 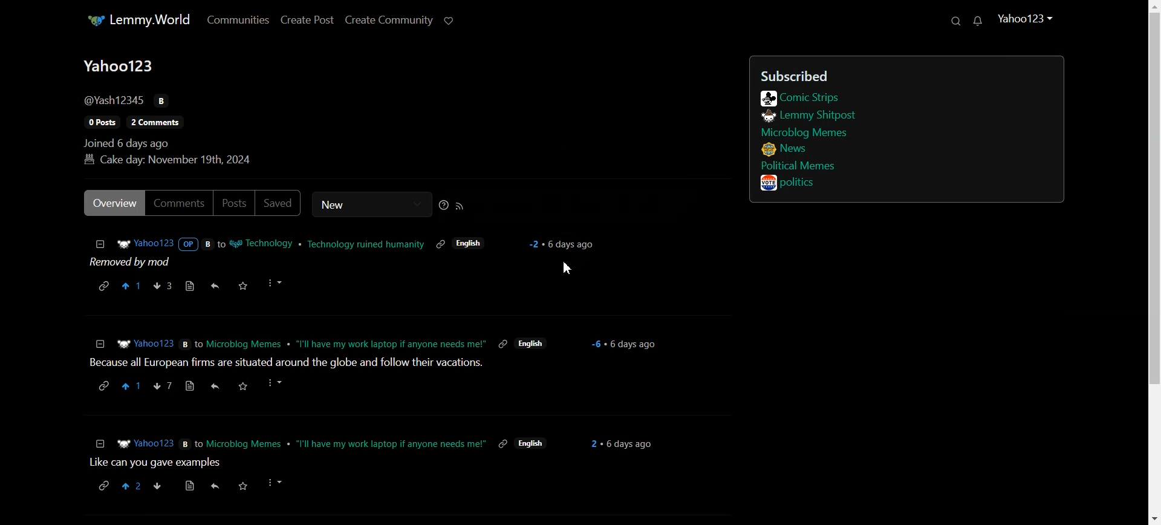 What do you see at coordinates (131, 285) in the screenshot?
I see `Upvote` at bounding box center [131, 285].